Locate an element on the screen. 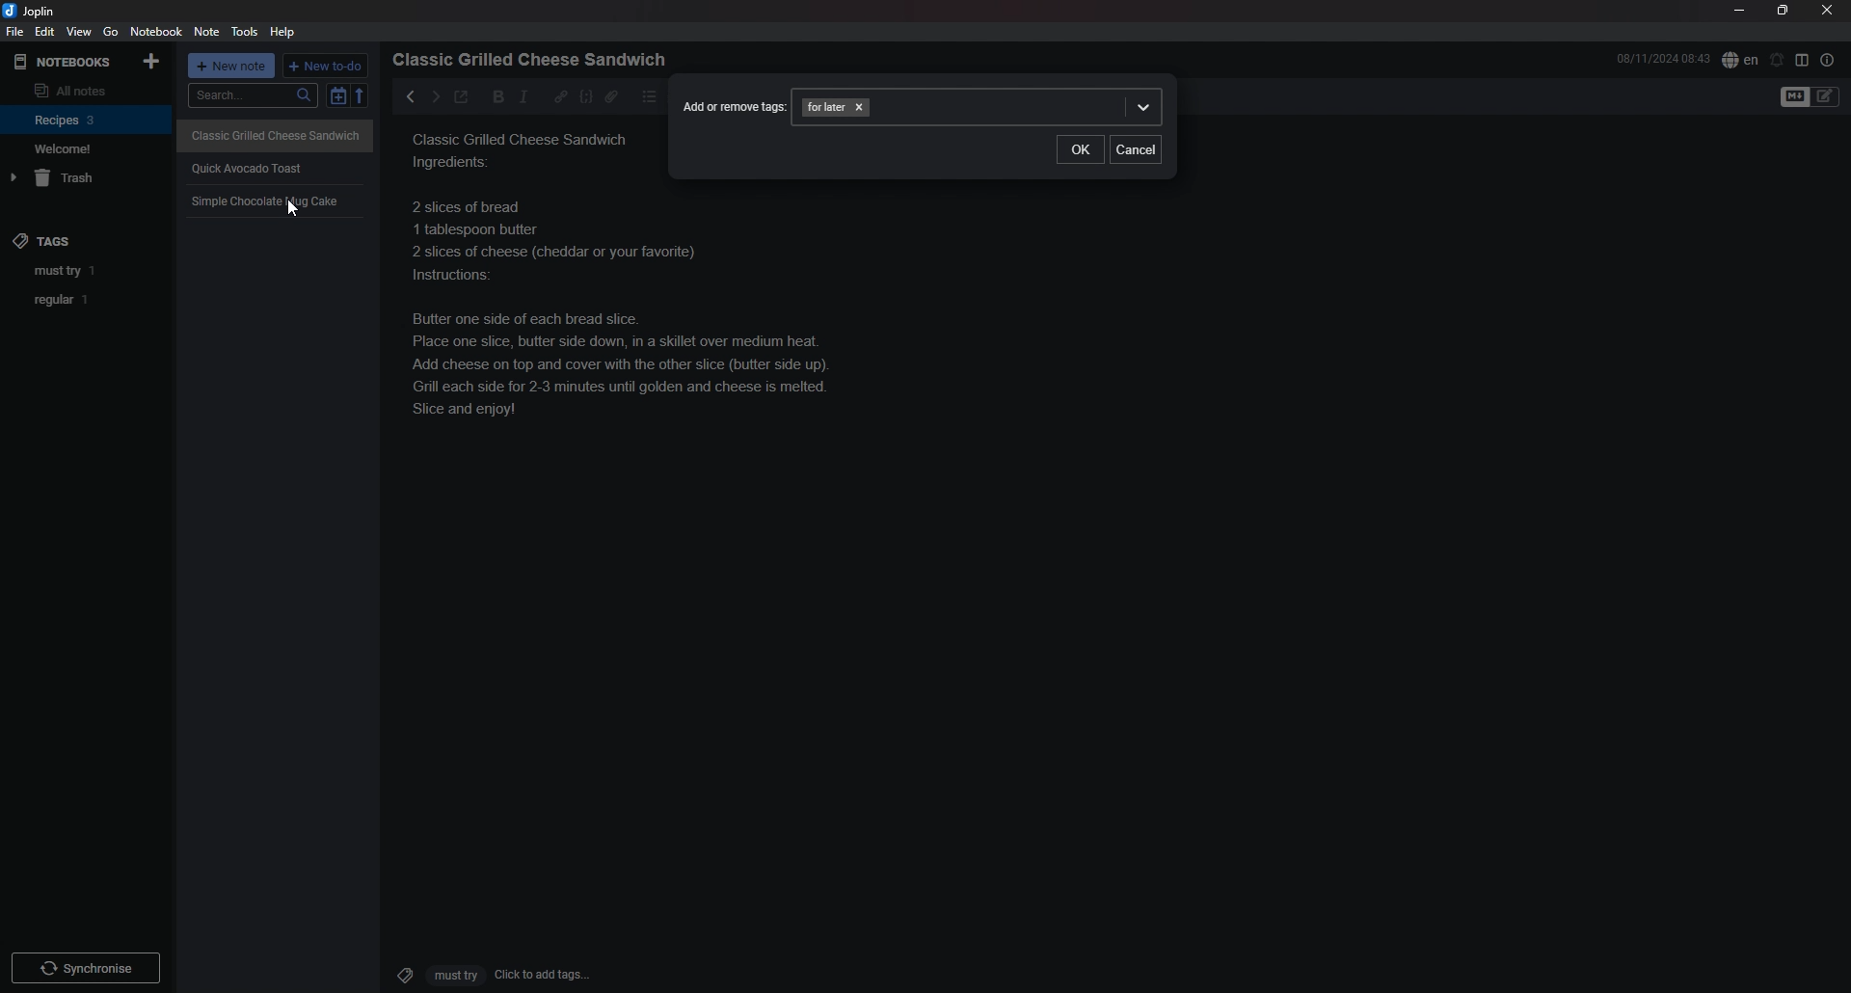 This screenshot has height=993, width=1851. ok is located at coordinates (1080, 148).